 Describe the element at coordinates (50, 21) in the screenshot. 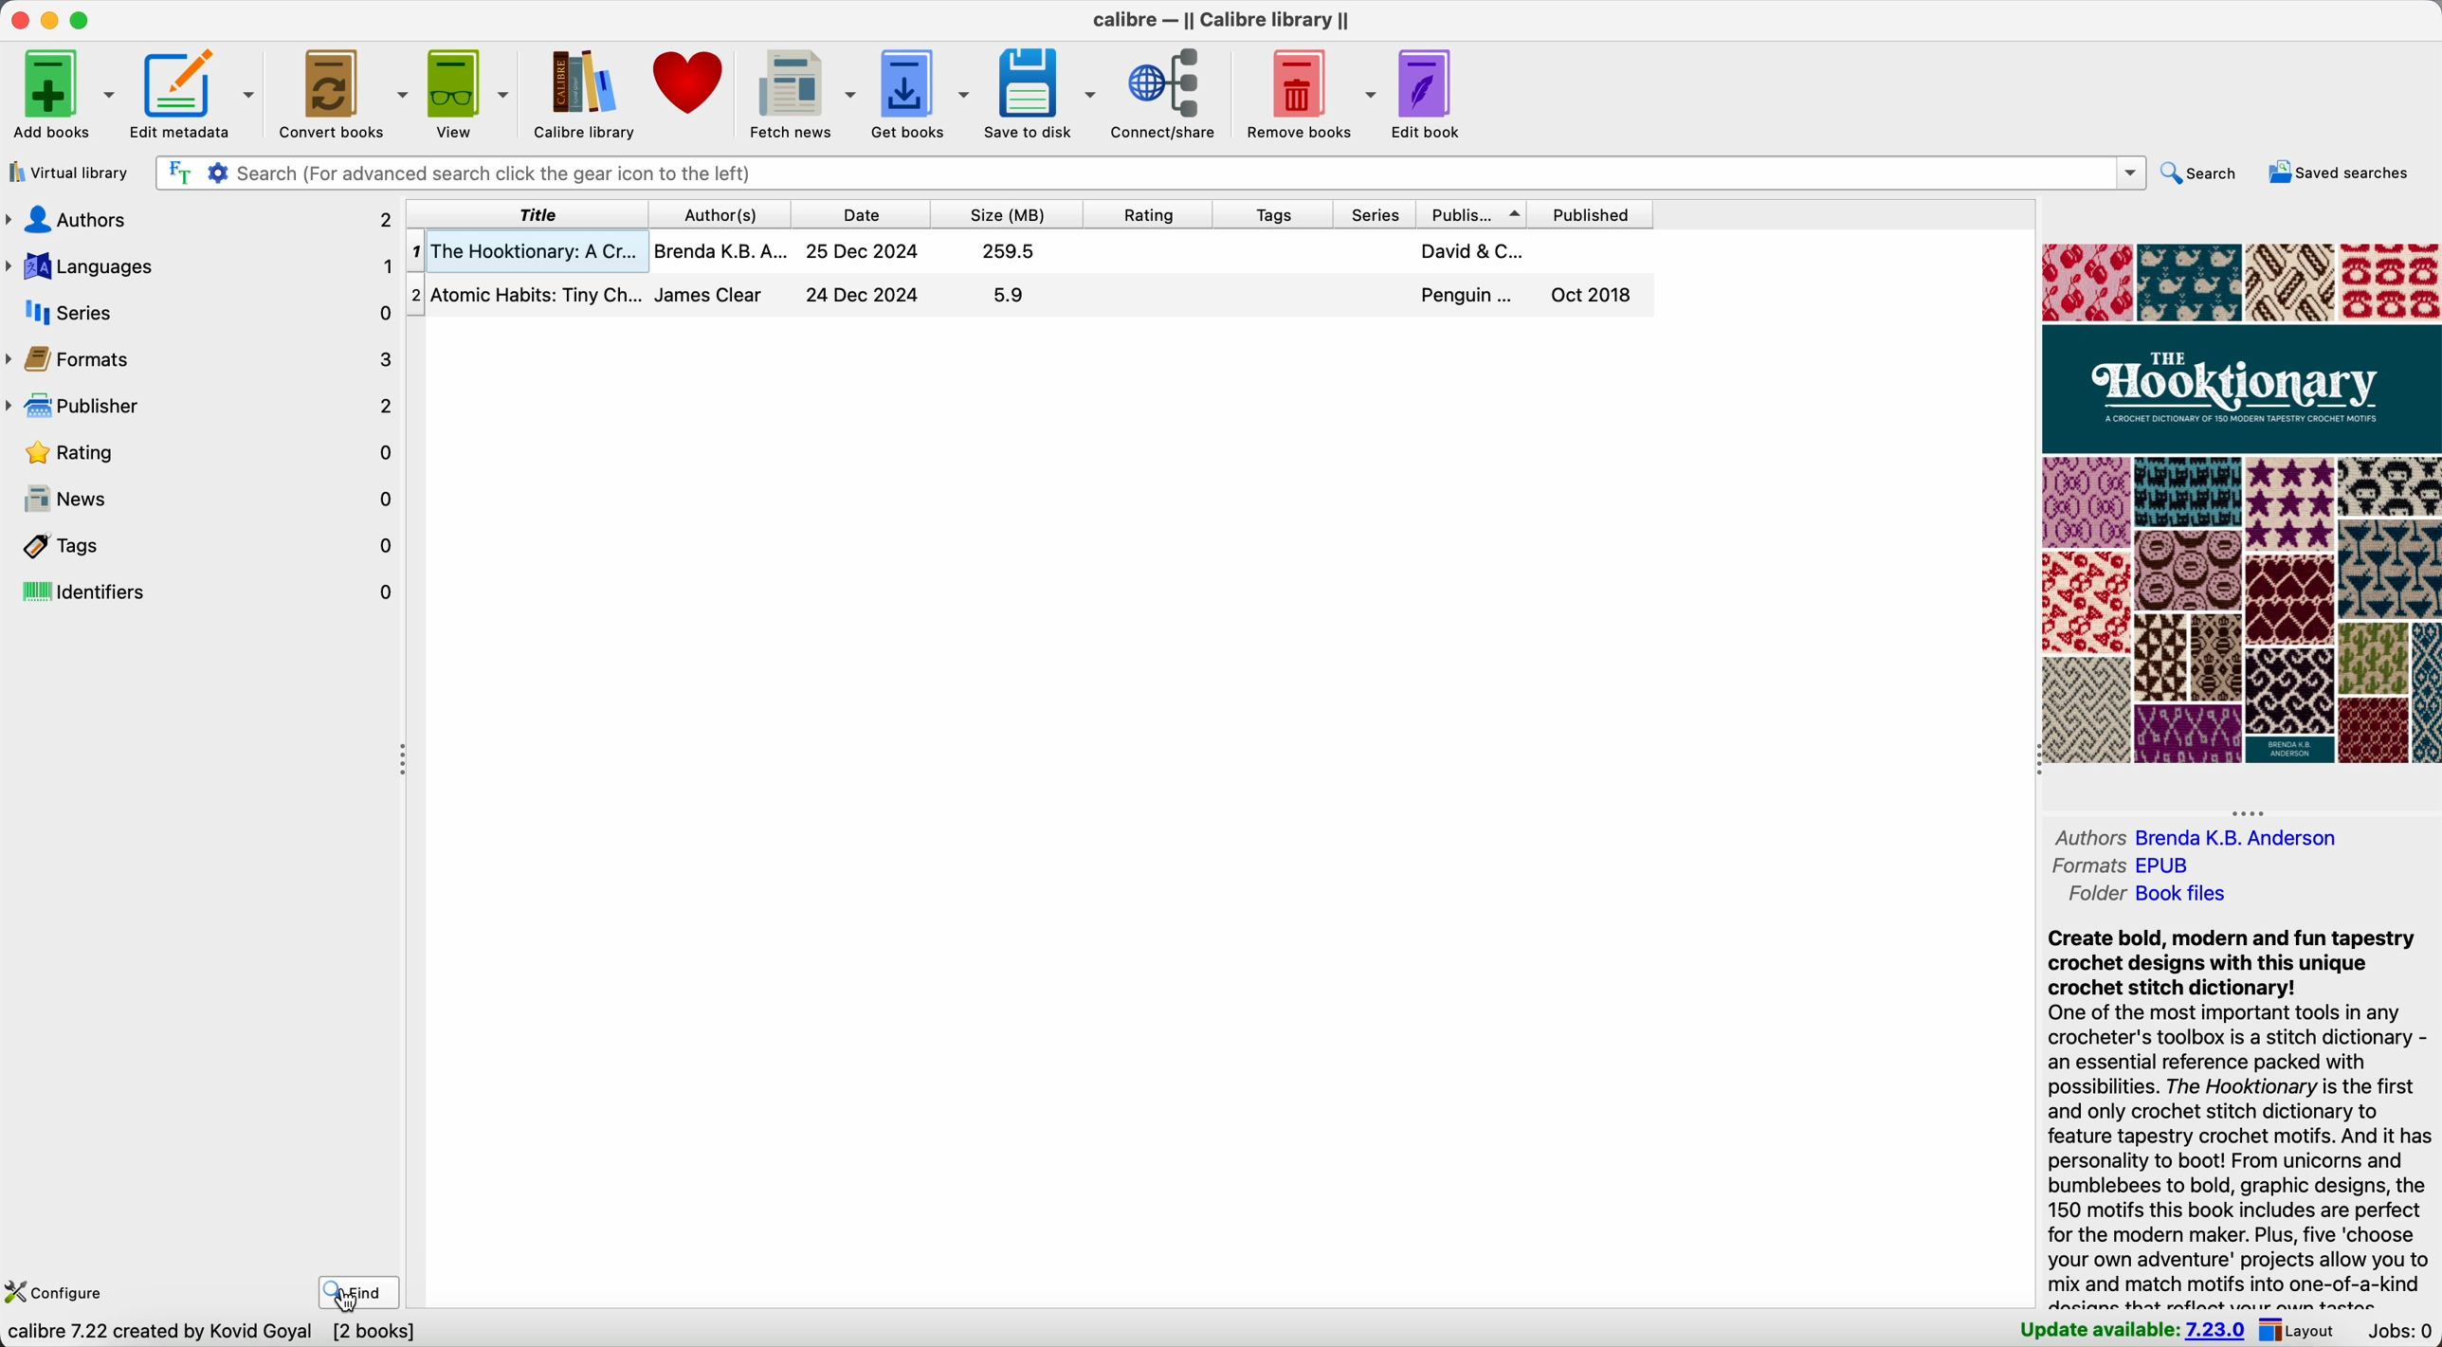

I see `minimize` at that location.